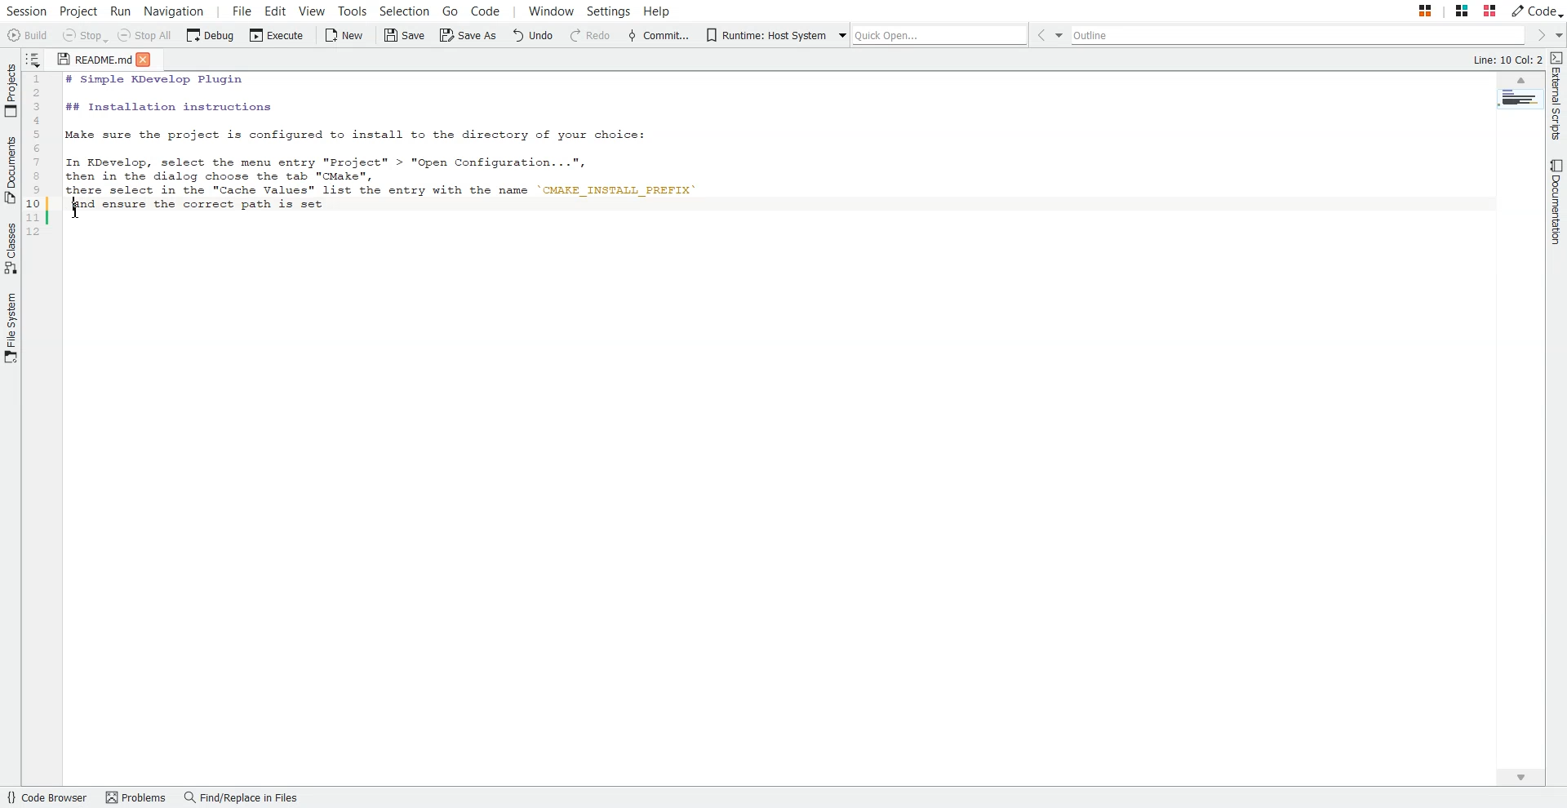  What do you see at coordinates (144, 36) in the screenshot?
I see `Stop all` at bounding box center [144, 36].